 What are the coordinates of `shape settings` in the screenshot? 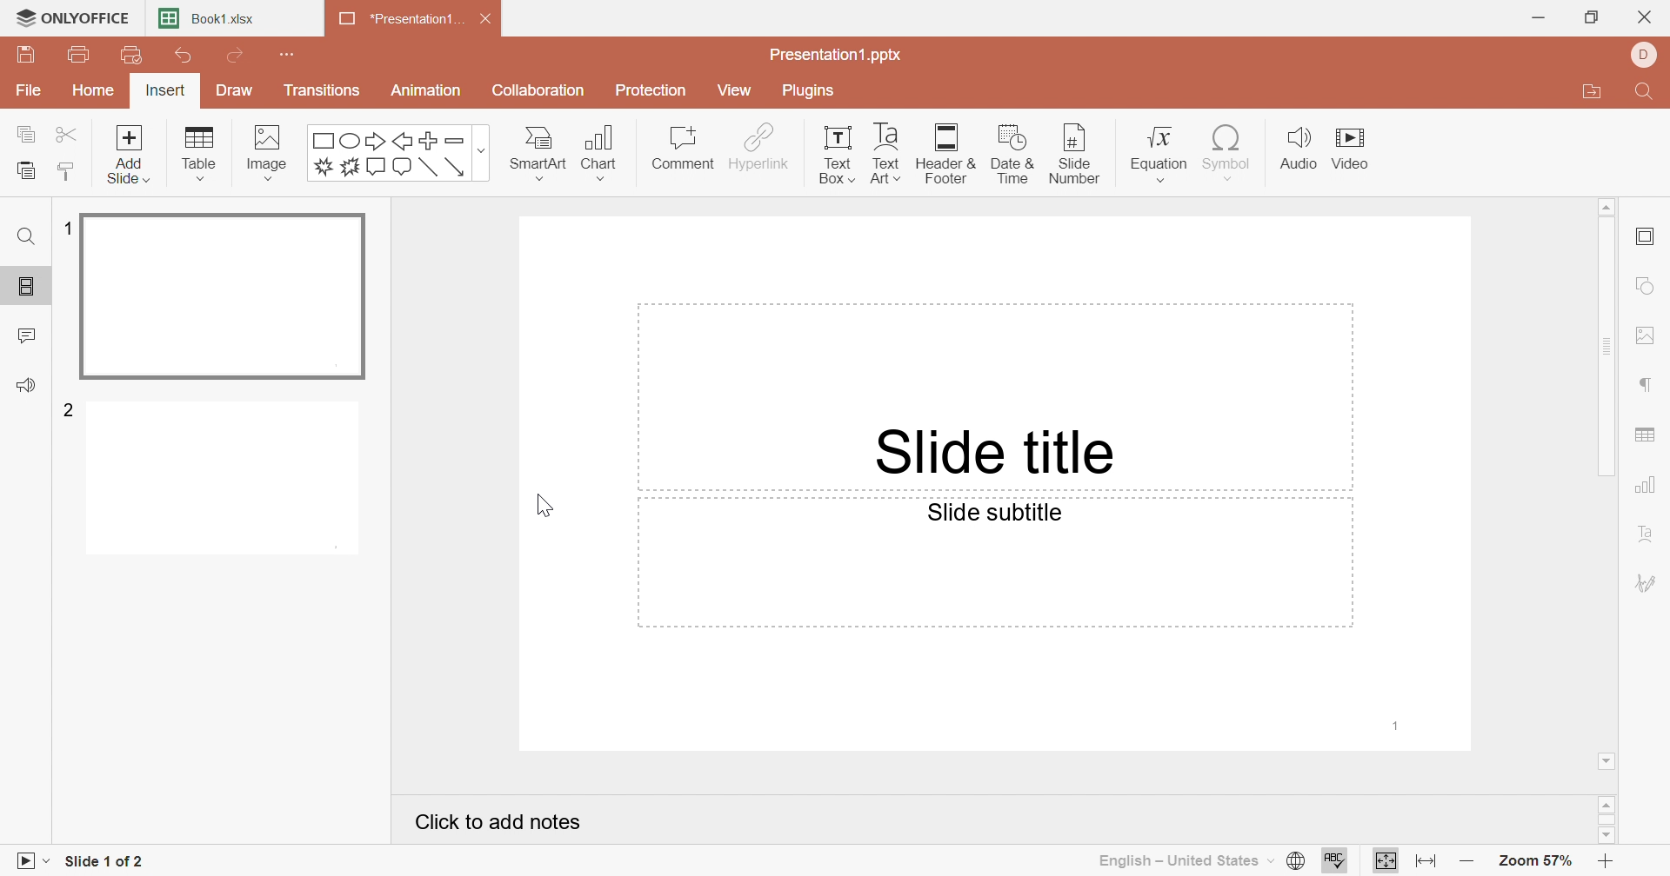 It's located at (1653, 288).